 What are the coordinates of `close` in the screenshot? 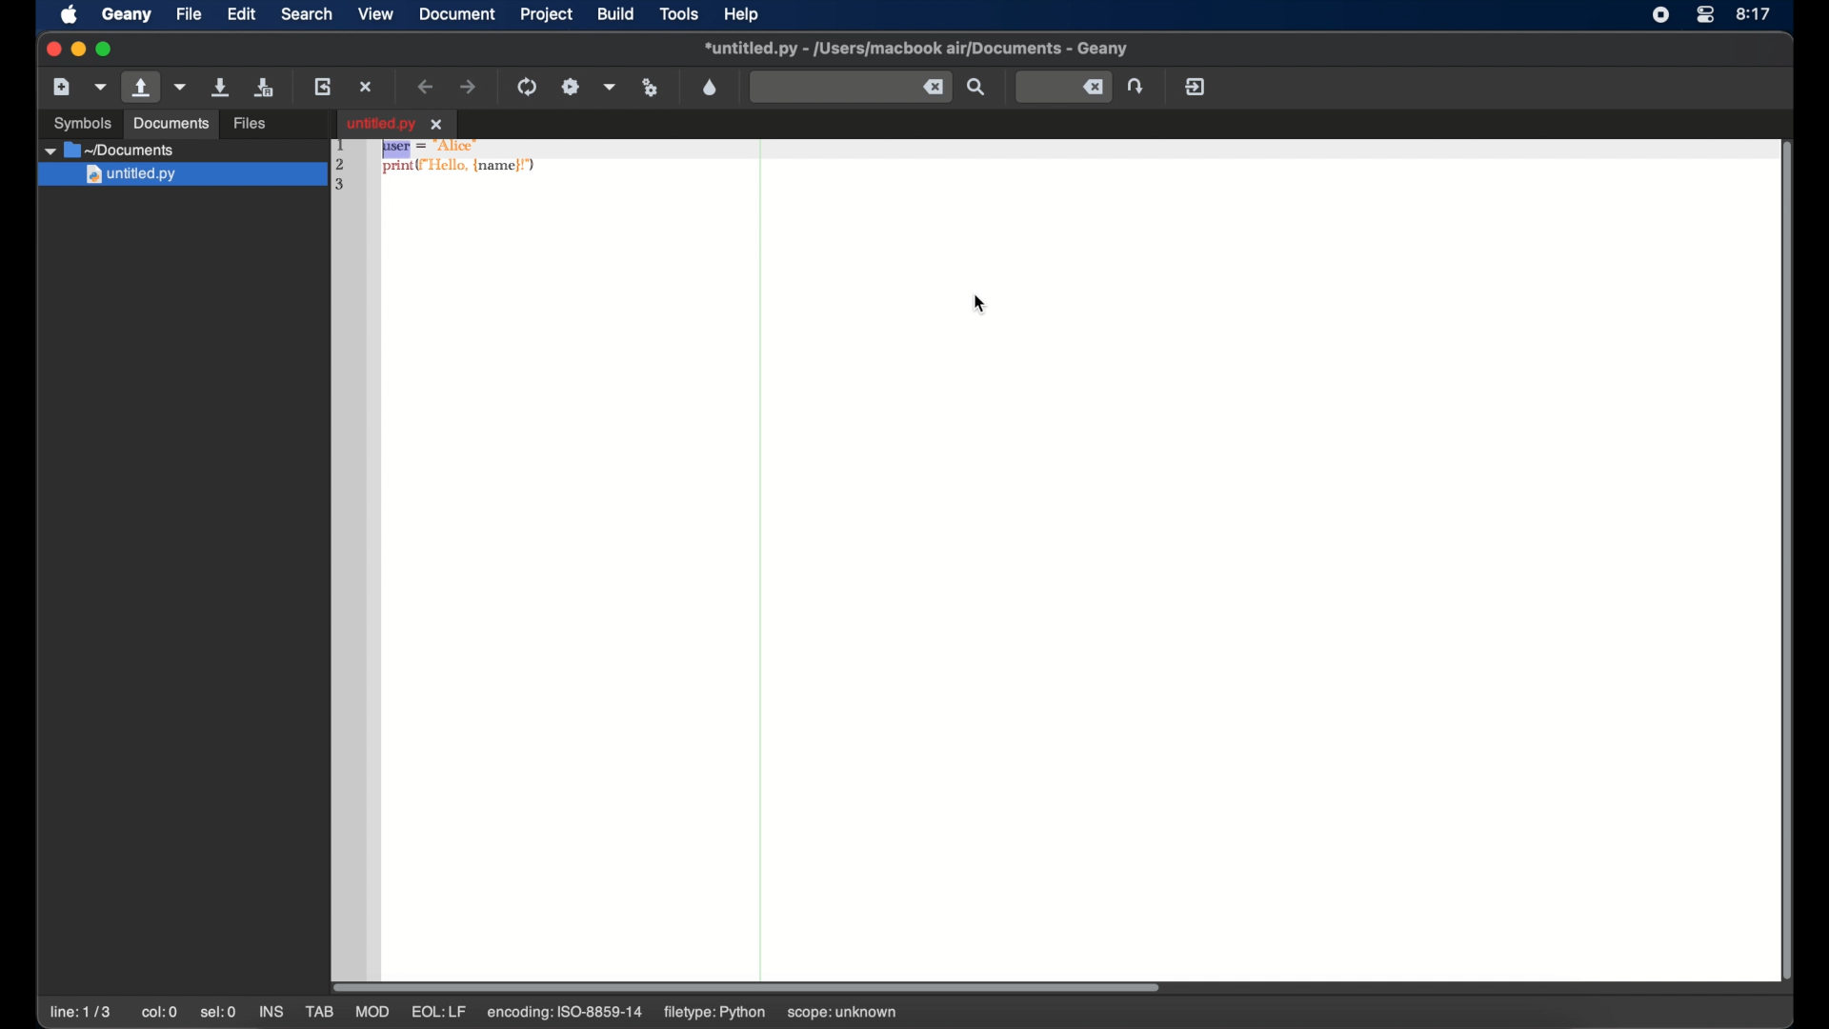 It's located at (51, 48).